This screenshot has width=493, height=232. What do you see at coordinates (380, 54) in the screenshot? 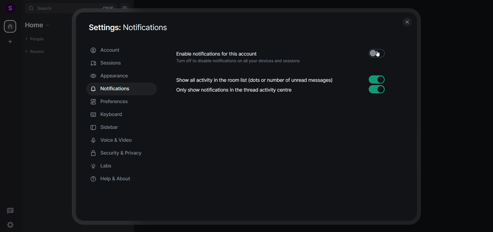
I see `Cursor` at bounding box center [380, 54].